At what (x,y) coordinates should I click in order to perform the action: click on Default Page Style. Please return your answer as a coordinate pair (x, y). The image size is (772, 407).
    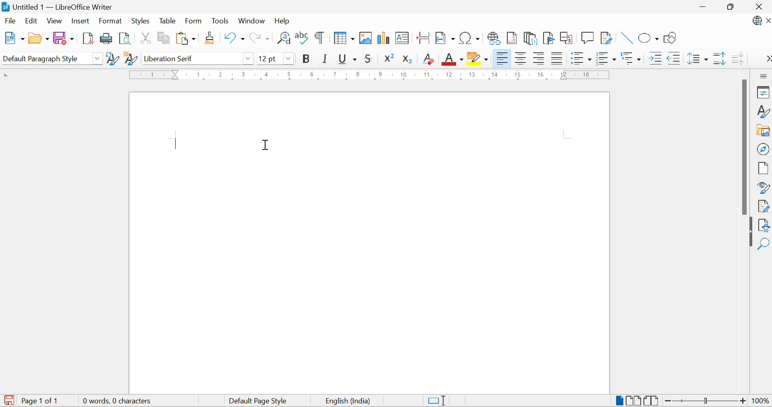
    Looking at the image, I should click on (259, 401).